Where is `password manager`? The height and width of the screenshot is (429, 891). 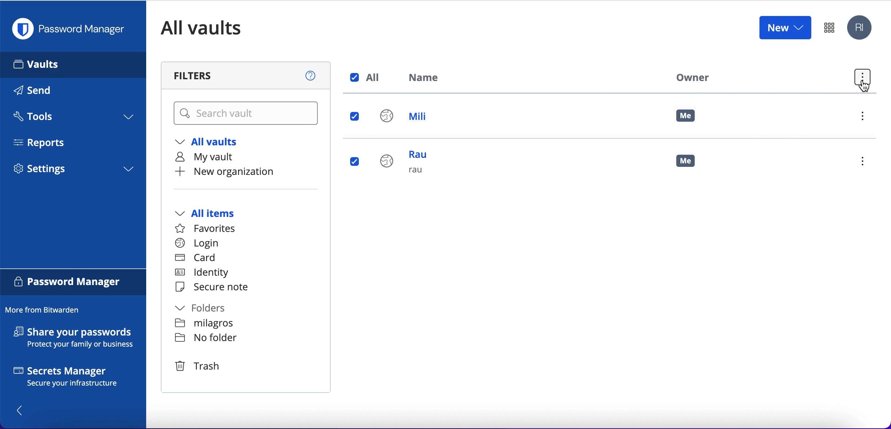
password manager is located at coordinates (72, 29).